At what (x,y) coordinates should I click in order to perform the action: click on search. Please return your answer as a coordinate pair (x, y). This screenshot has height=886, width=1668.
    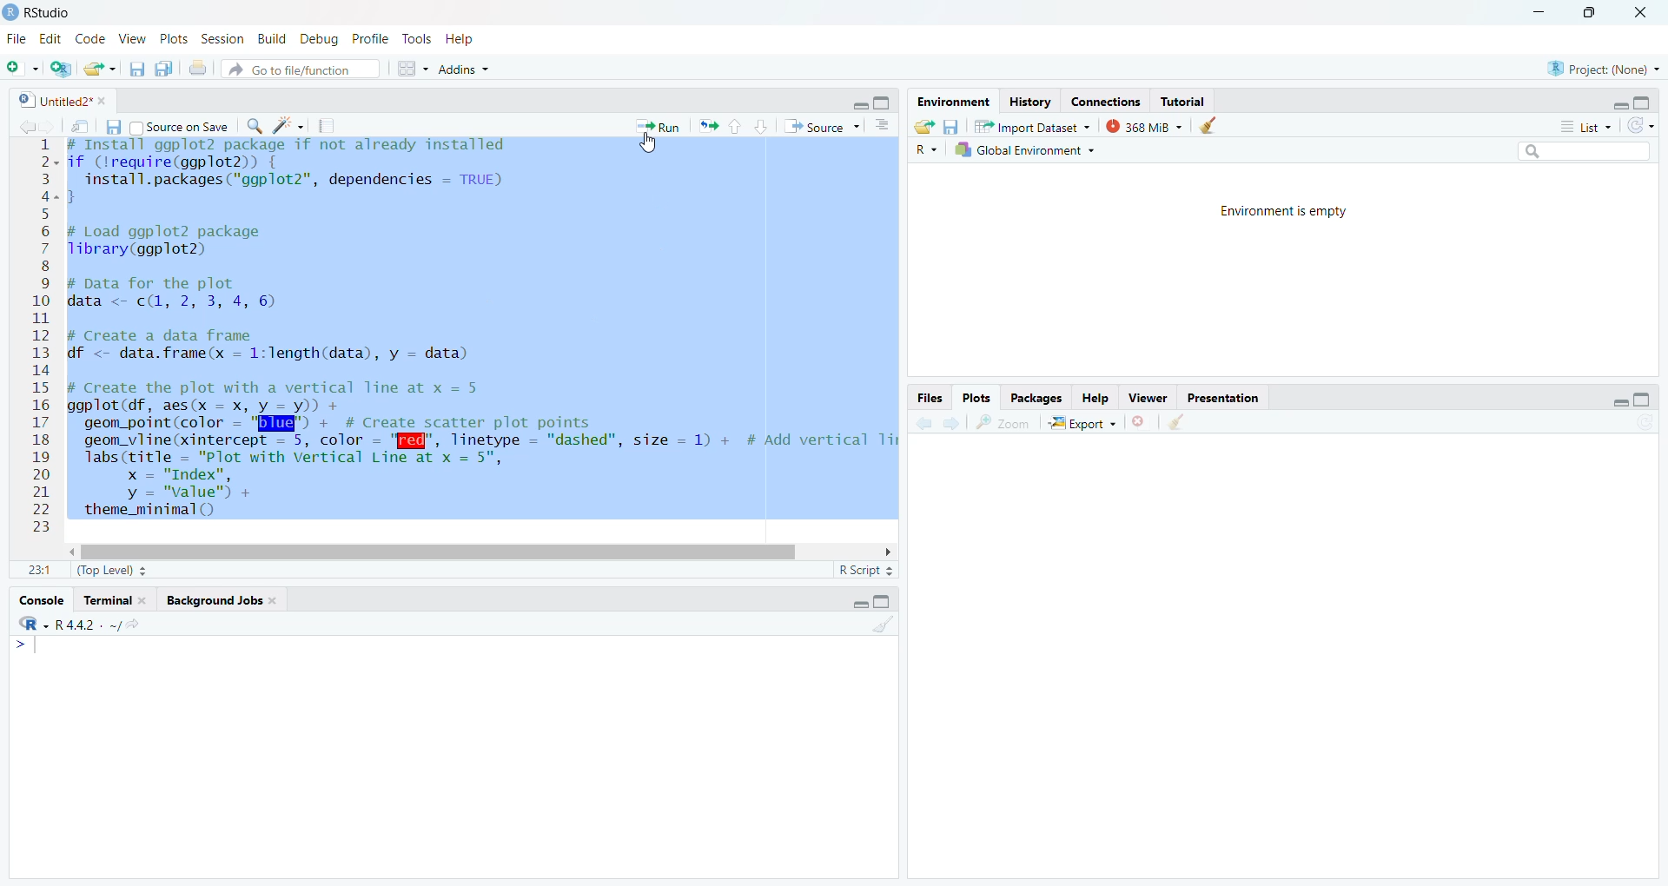
    Looking at the image, I should click on (1585, 153).